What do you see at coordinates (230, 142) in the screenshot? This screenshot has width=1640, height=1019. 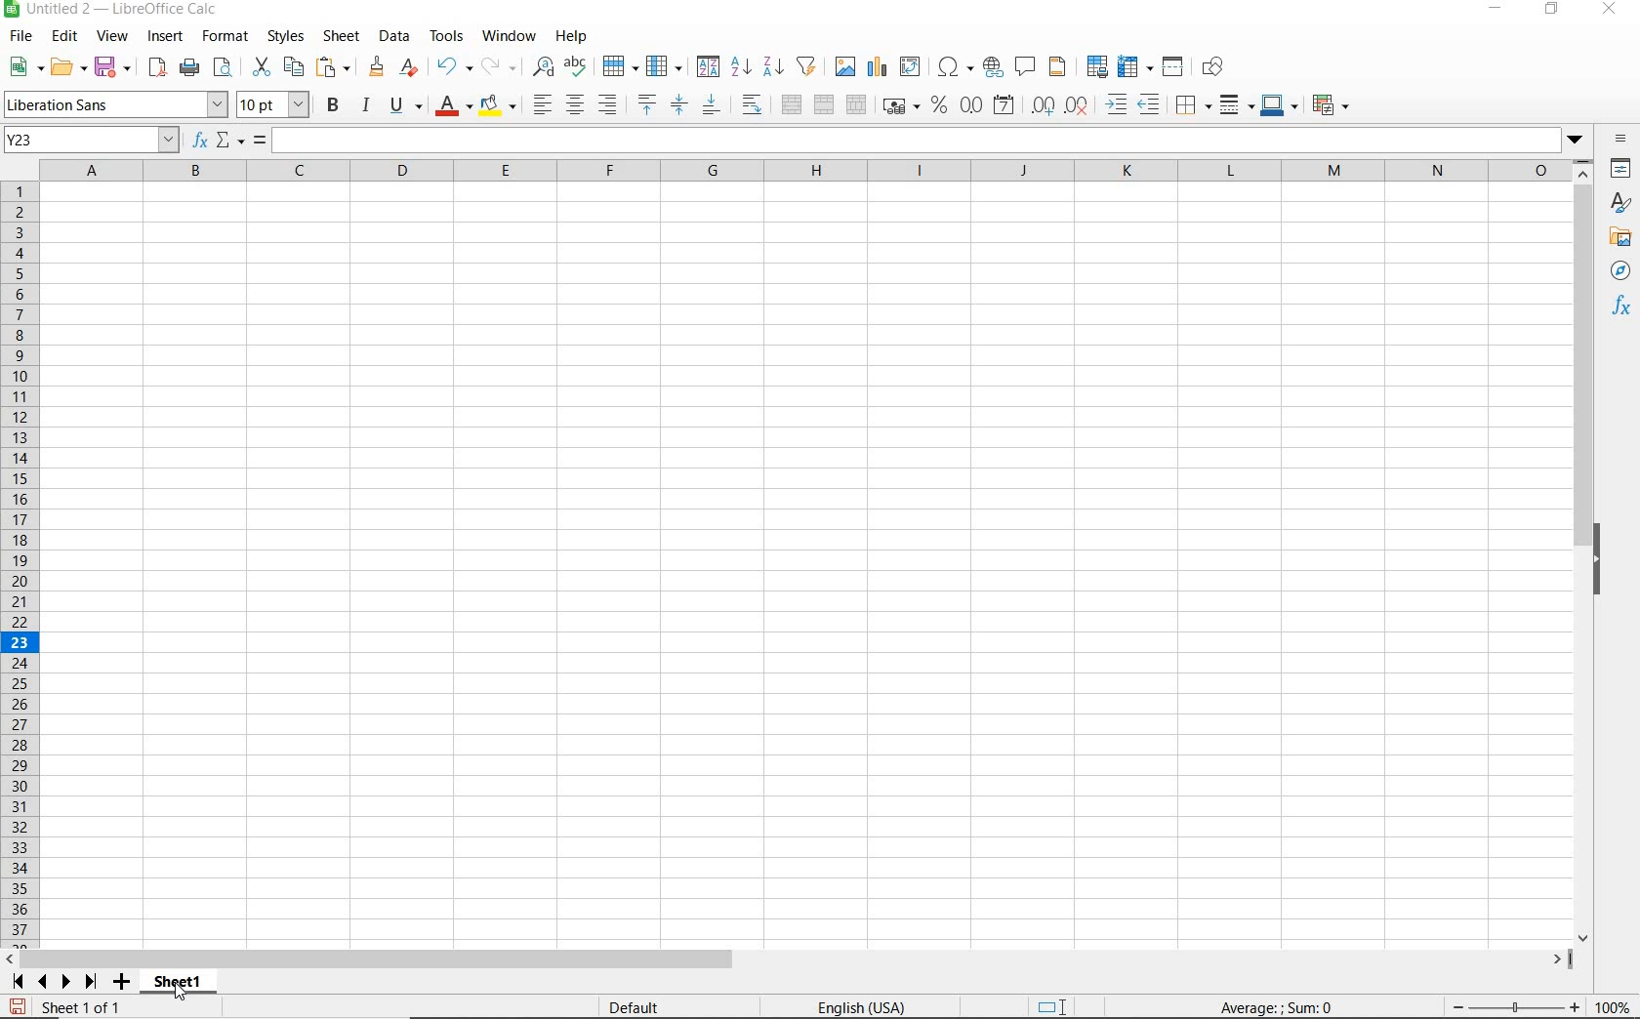 I see `SELECT FUNCTION` at bounding box center [230, 142].